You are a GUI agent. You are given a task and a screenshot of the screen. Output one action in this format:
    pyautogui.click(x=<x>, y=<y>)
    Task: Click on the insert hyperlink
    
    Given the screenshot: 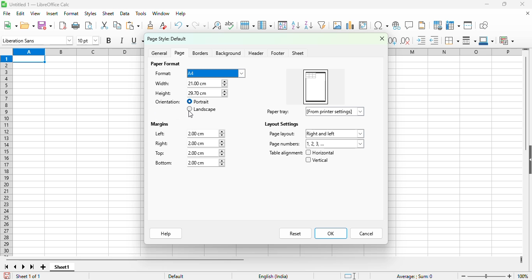 What is the action you would take?
    pyautogui.click(x=397, y=25)
    